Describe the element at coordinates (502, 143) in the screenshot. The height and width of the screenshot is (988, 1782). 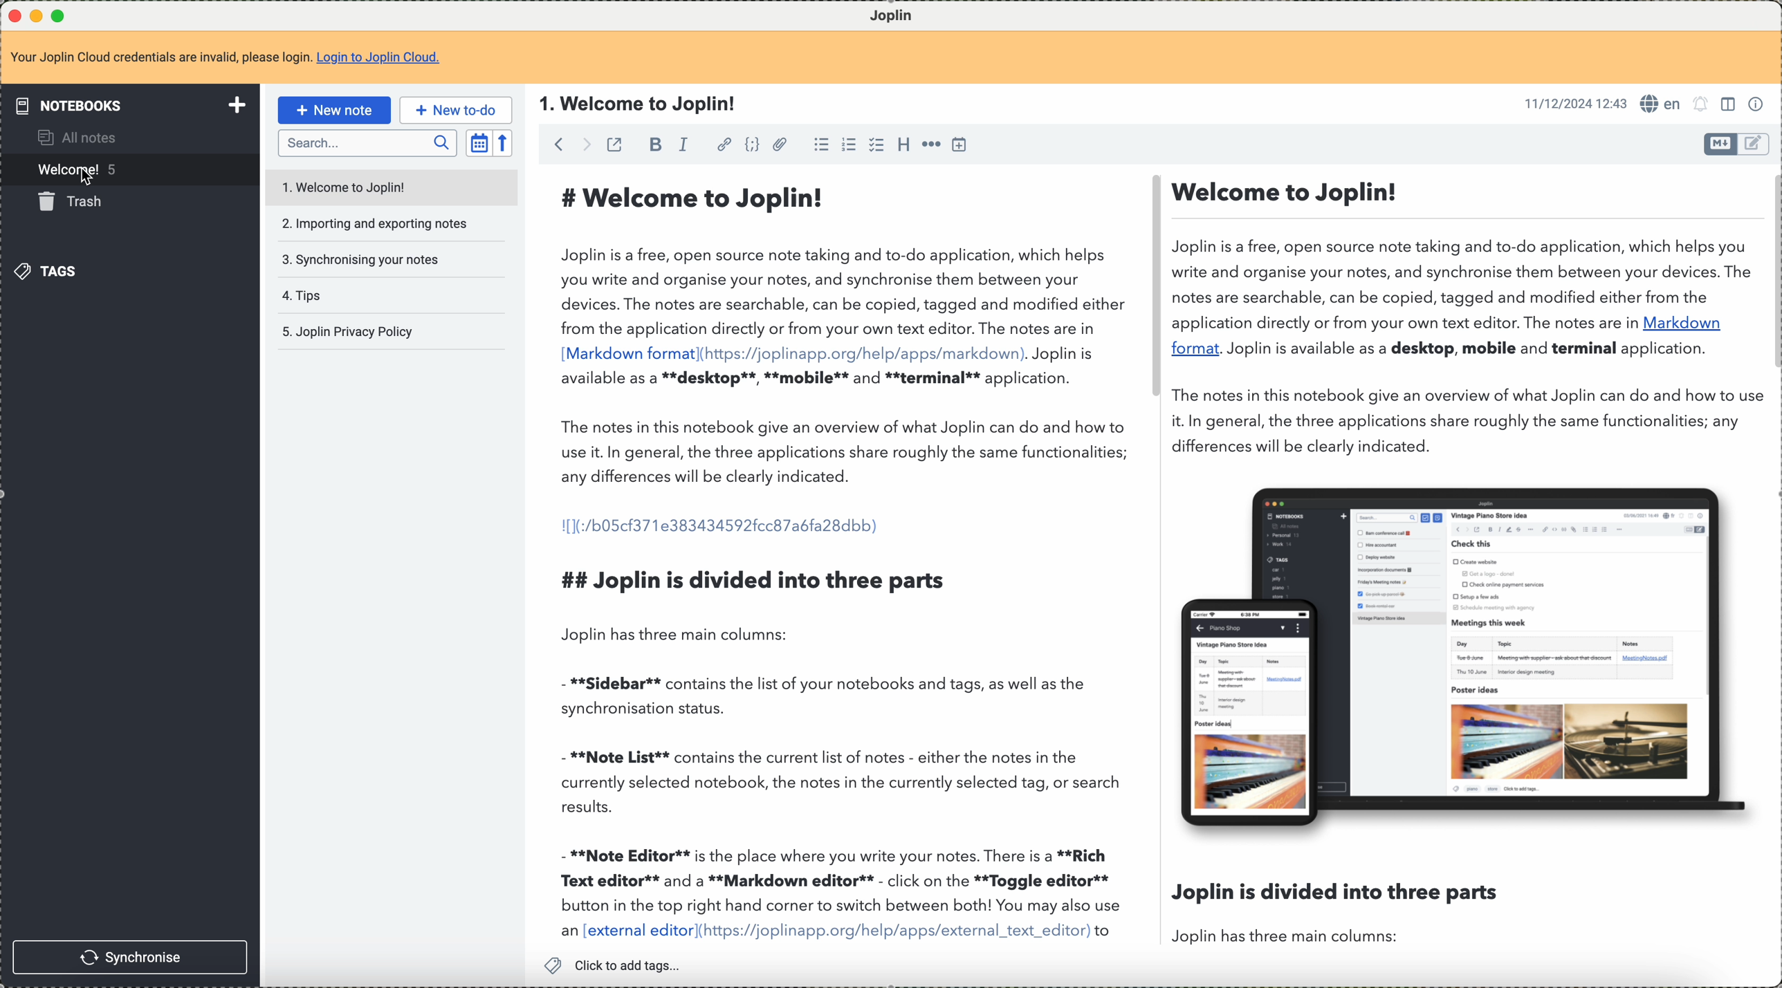
I see `reverse sort order` at that location.